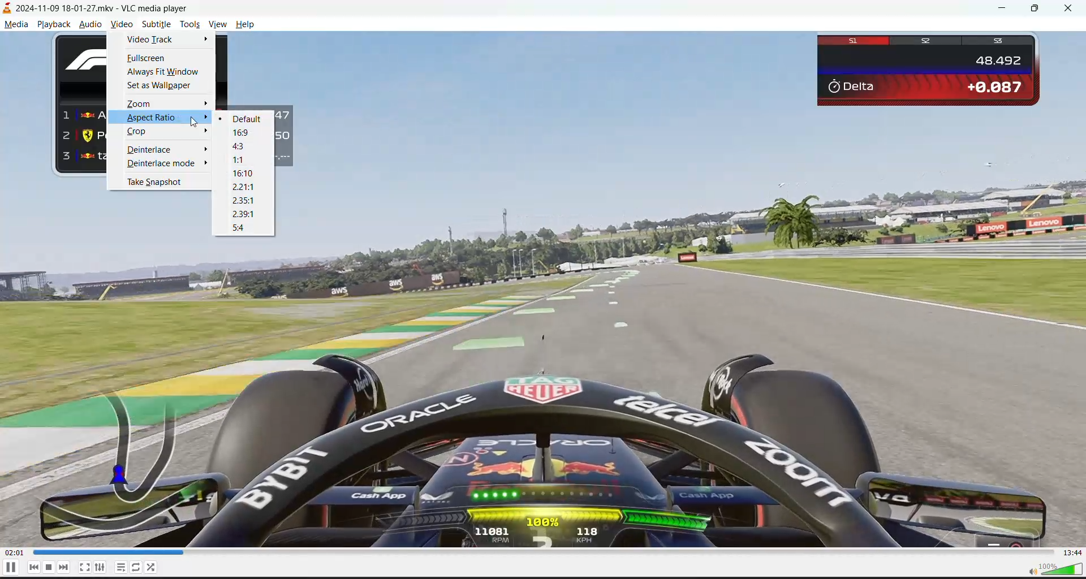  What do you see at coordinates (163, 163) in the screenshot?
I see `deinterlace mode` at bounding box center [163, 163].